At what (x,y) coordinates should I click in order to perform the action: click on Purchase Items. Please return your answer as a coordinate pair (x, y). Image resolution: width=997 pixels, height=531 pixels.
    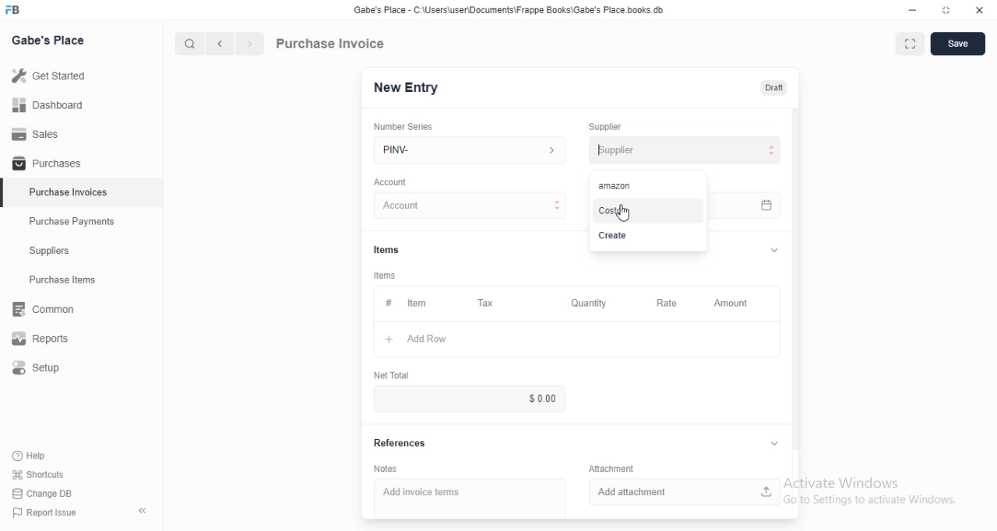
    Looking at the image, I should click on (82, 280).